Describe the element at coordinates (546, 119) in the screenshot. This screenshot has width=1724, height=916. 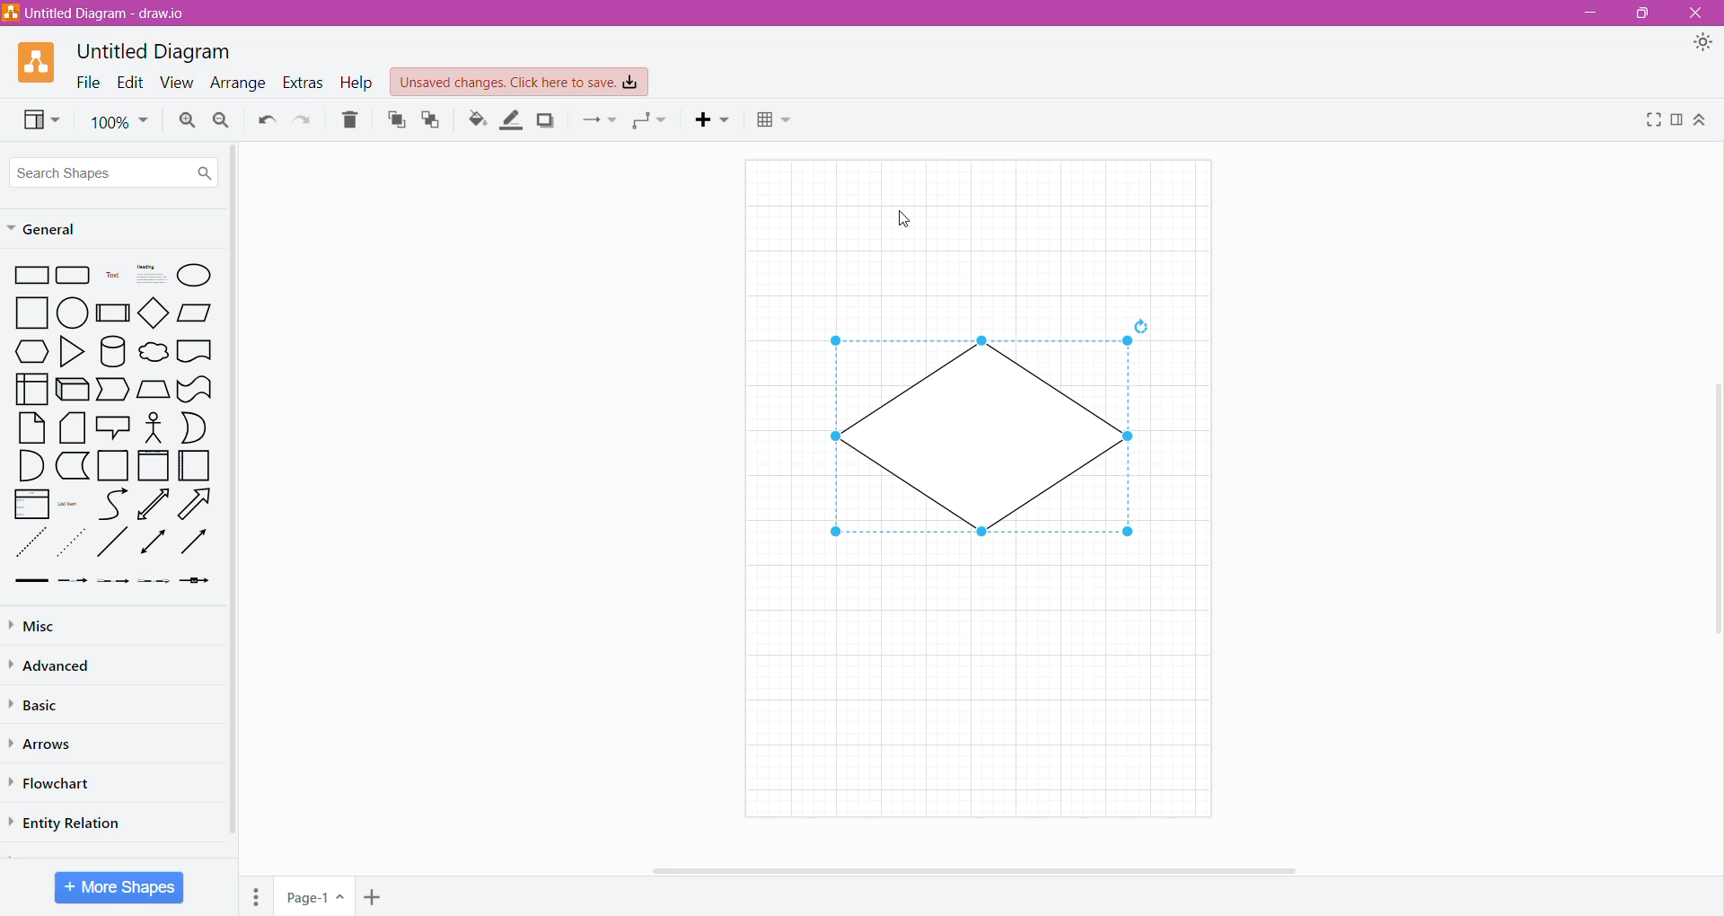
I see `Shadow` at that location.